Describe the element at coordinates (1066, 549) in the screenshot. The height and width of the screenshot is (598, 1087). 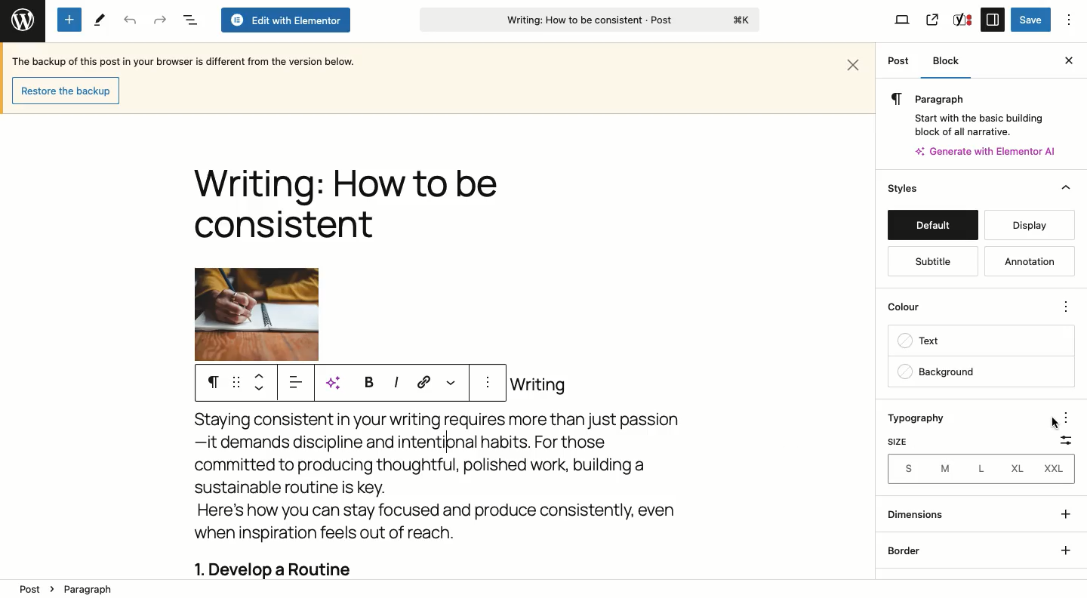
I see `+` at that location.